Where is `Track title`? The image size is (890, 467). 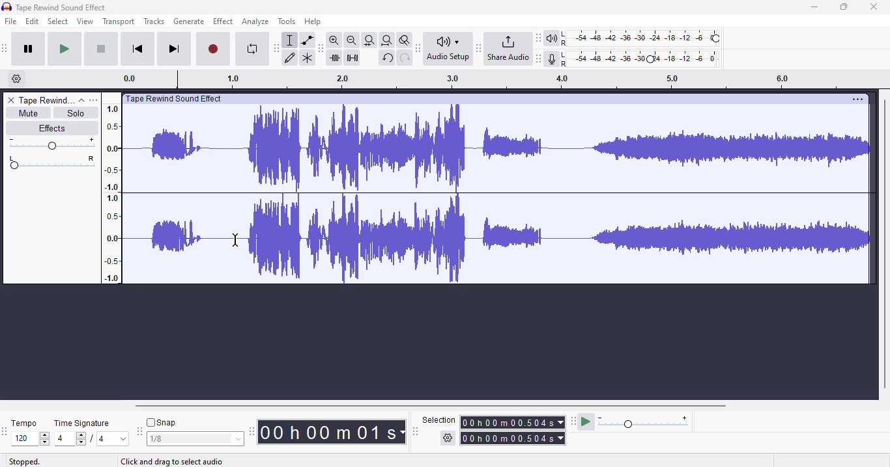
Track title is located at coordinates (177, 100).